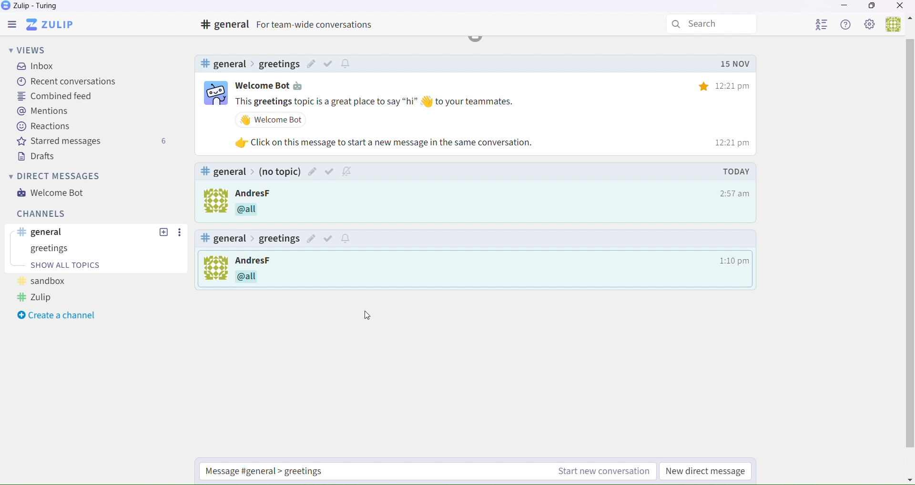 This screenshot has height=485, width=915. Describe the element at coordinates (727, 82) in the screenshot. I see `12:21 pm` at that location.